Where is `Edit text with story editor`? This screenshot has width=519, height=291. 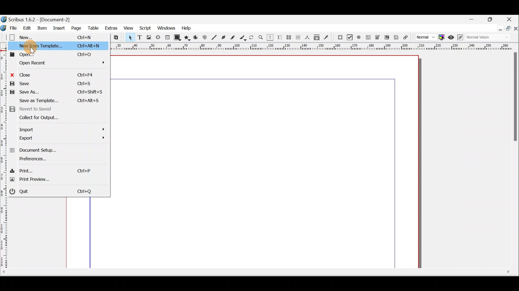 Edit text with story editor is located at coordinates (280, 37).